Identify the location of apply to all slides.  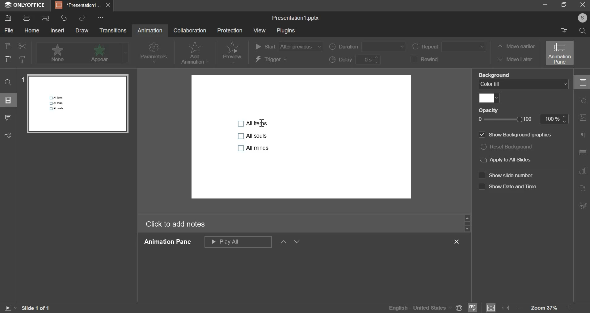
(509, 160).